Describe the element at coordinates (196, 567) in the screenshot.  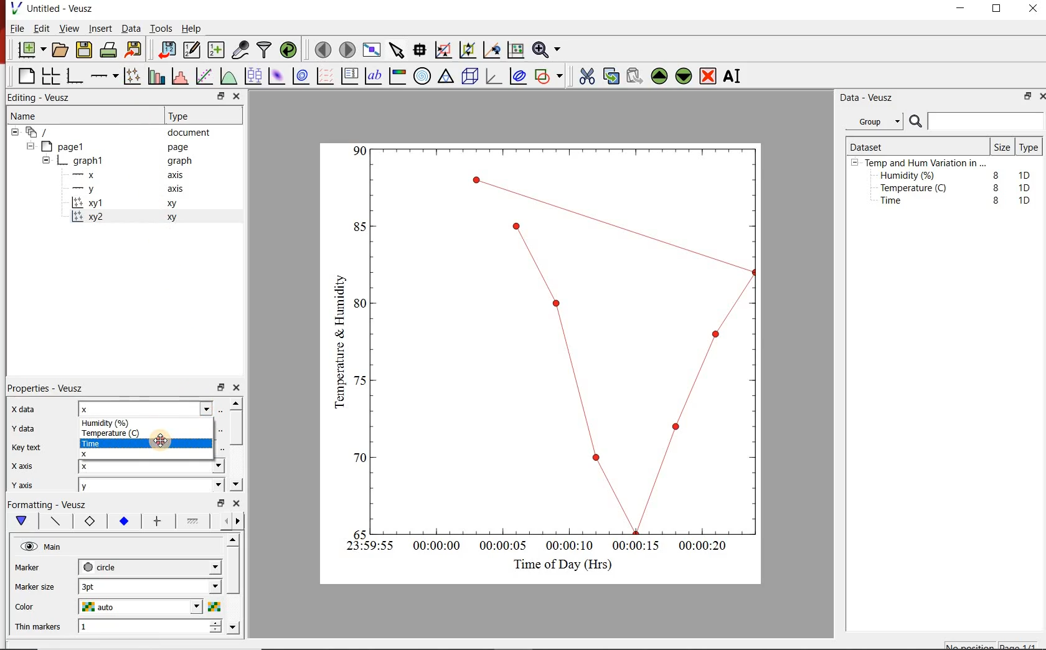
I see `Marker dropdown` at that location.